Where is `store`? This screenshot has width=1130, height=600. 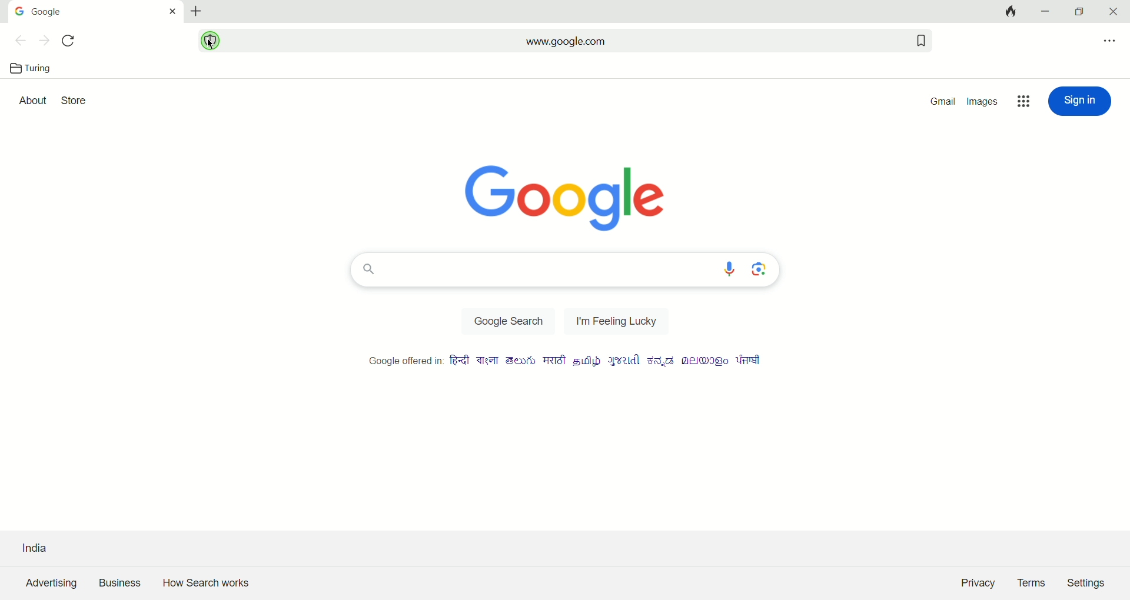
store is located at coordinates (76, 100).